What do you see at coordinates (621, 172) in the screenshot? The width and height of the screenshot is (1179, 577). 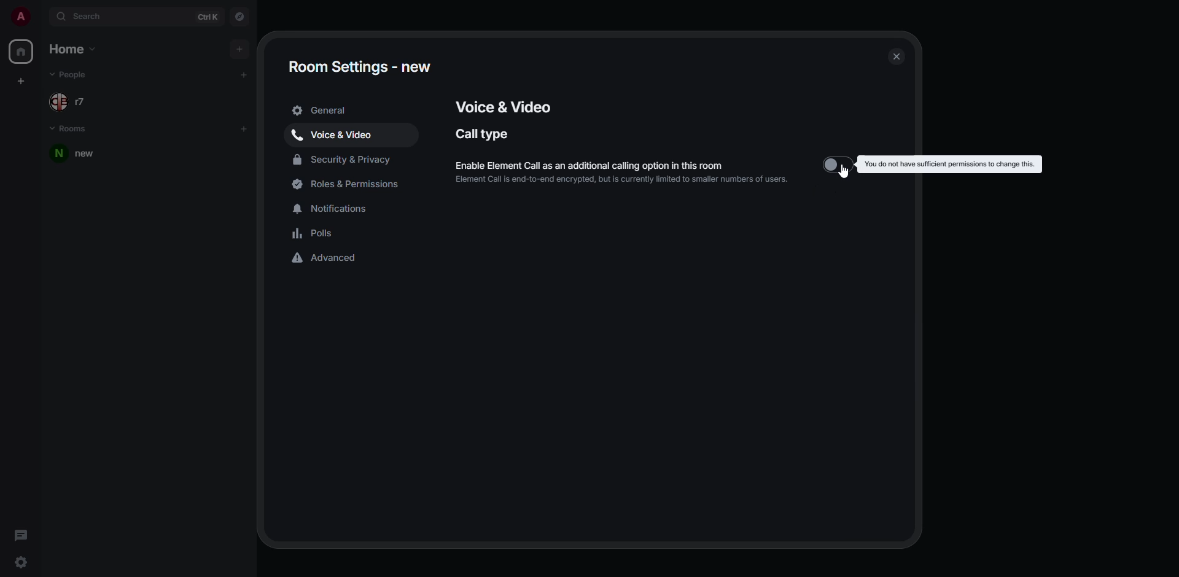 I see `enable element call as an additional calling option in this room. element calling is end-to-end encrypted, but it is currently restricted to a smaller number of users.` at bounding box center [621, 172].